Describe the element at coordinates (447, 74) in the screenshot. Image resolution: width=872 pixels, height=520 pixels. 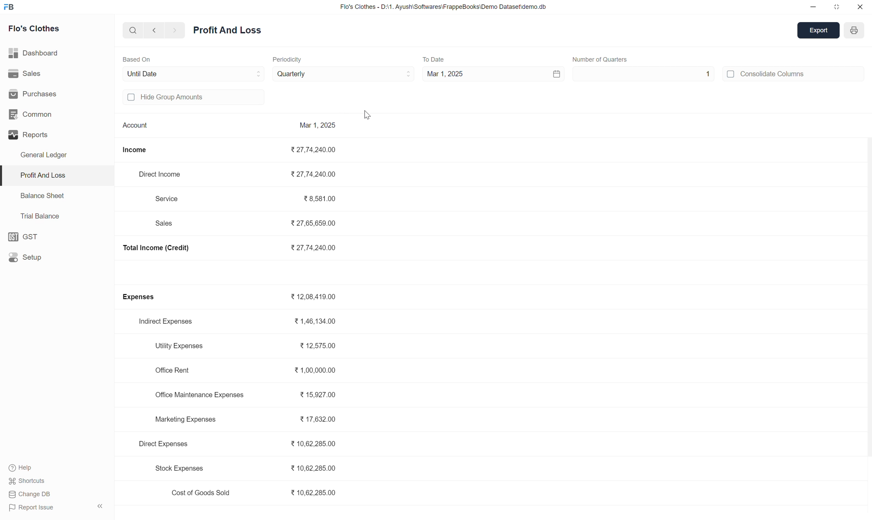
I see `Mar 1, 2025` at that location.